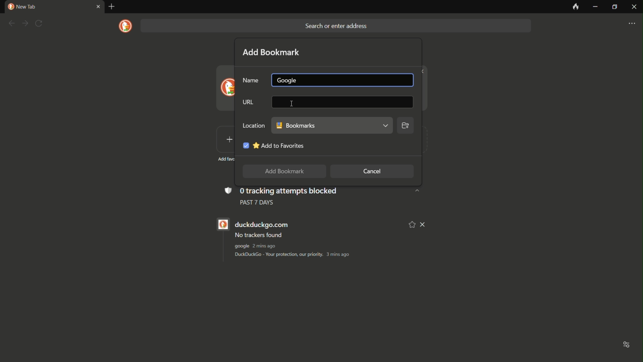 This screenshot has height=362, width=643. Describe the element at coordinates (251, 81) in the screenshot. I see `name` at that location.